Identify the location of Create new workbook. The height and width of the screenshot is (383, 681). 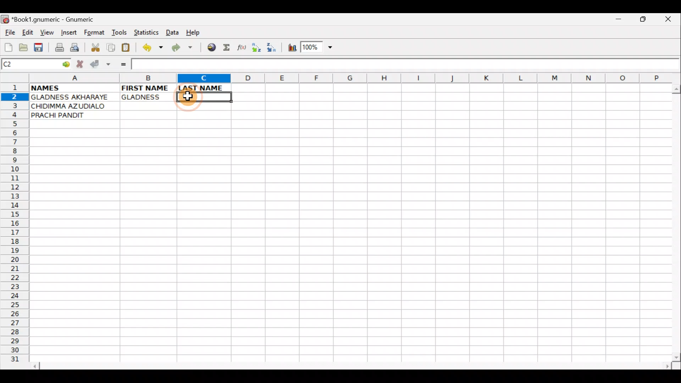
(8, 46).